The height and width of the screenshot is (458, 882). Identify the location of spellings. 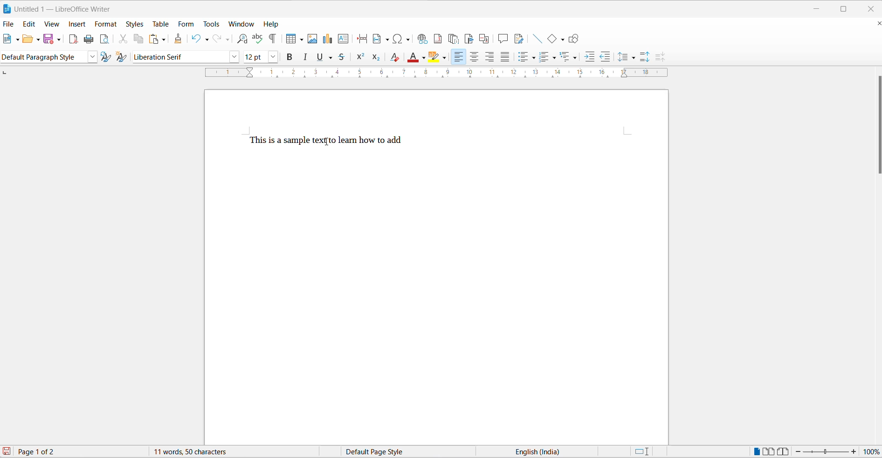
(257, 38).